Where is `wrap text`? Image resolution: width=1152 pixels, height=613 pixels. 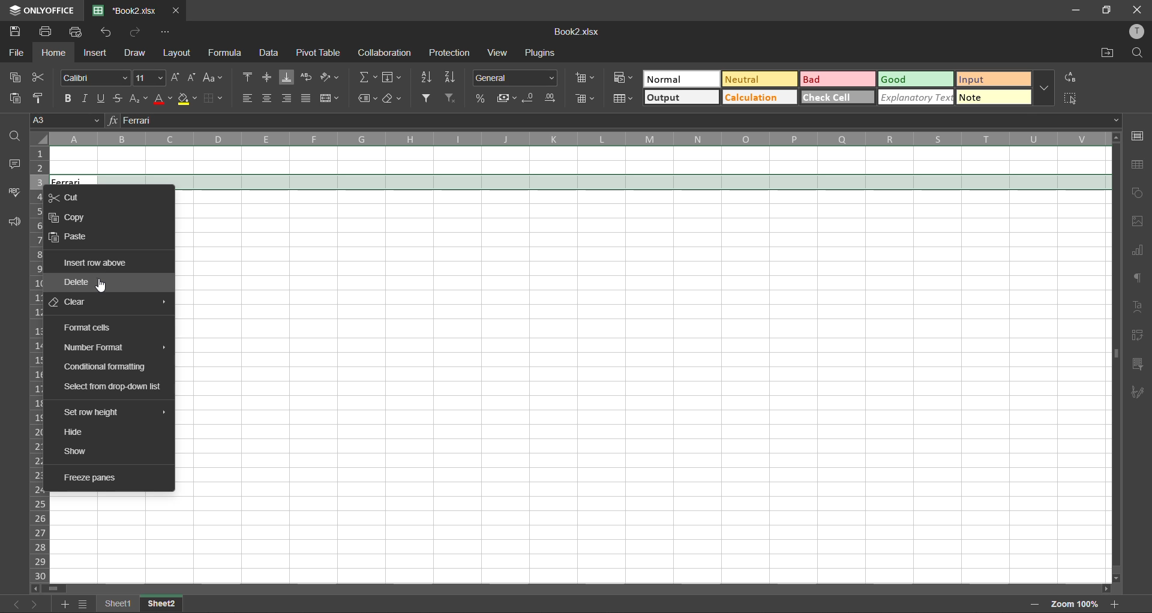 wrap text is located at coordinates (308, 77).